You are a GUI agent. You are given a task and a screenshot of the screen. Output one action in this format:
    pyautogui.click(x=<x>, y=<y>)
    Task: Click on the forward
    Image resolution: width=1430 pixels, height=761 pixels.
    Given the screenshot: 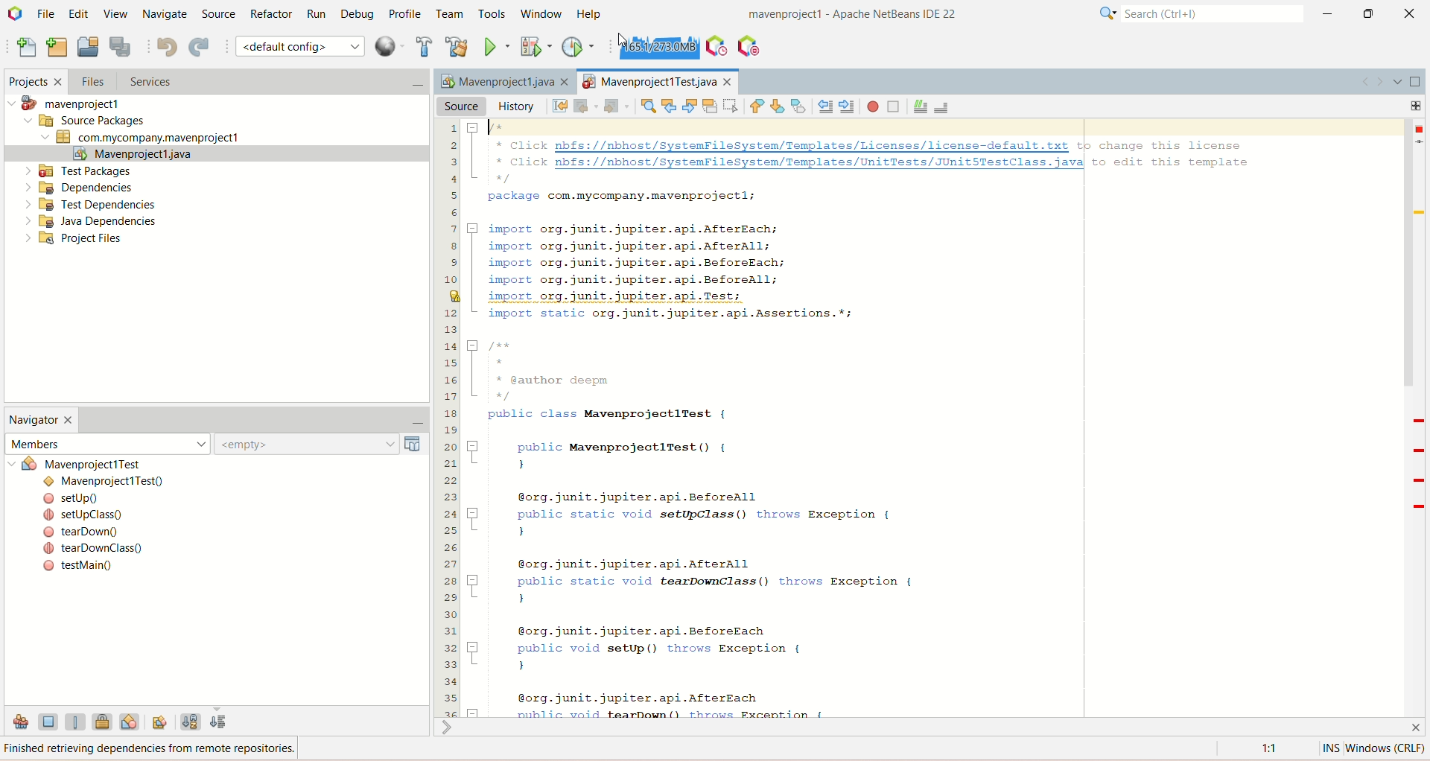 What is the action you would take?
    pyautogui.click(x=614, y=107)
    